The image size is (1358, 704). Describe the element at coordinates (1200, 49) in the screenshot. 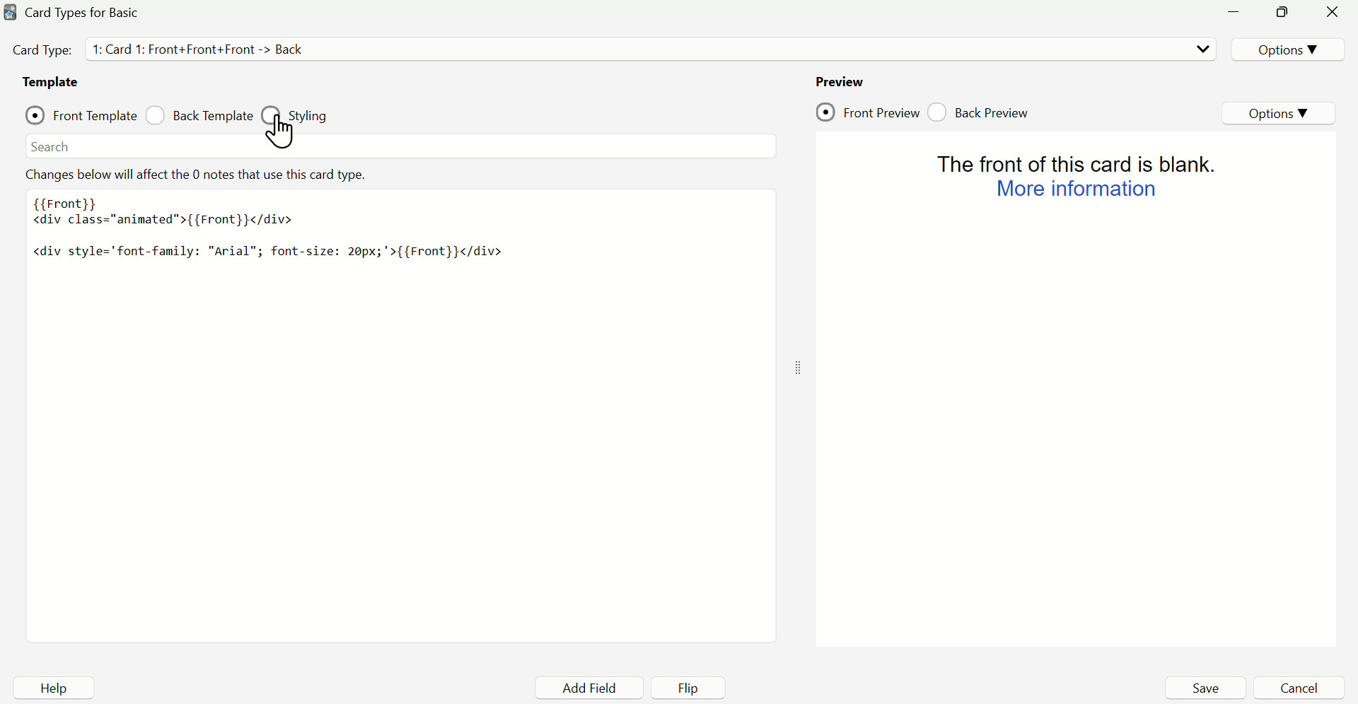

I see `Dropdown` at that location.